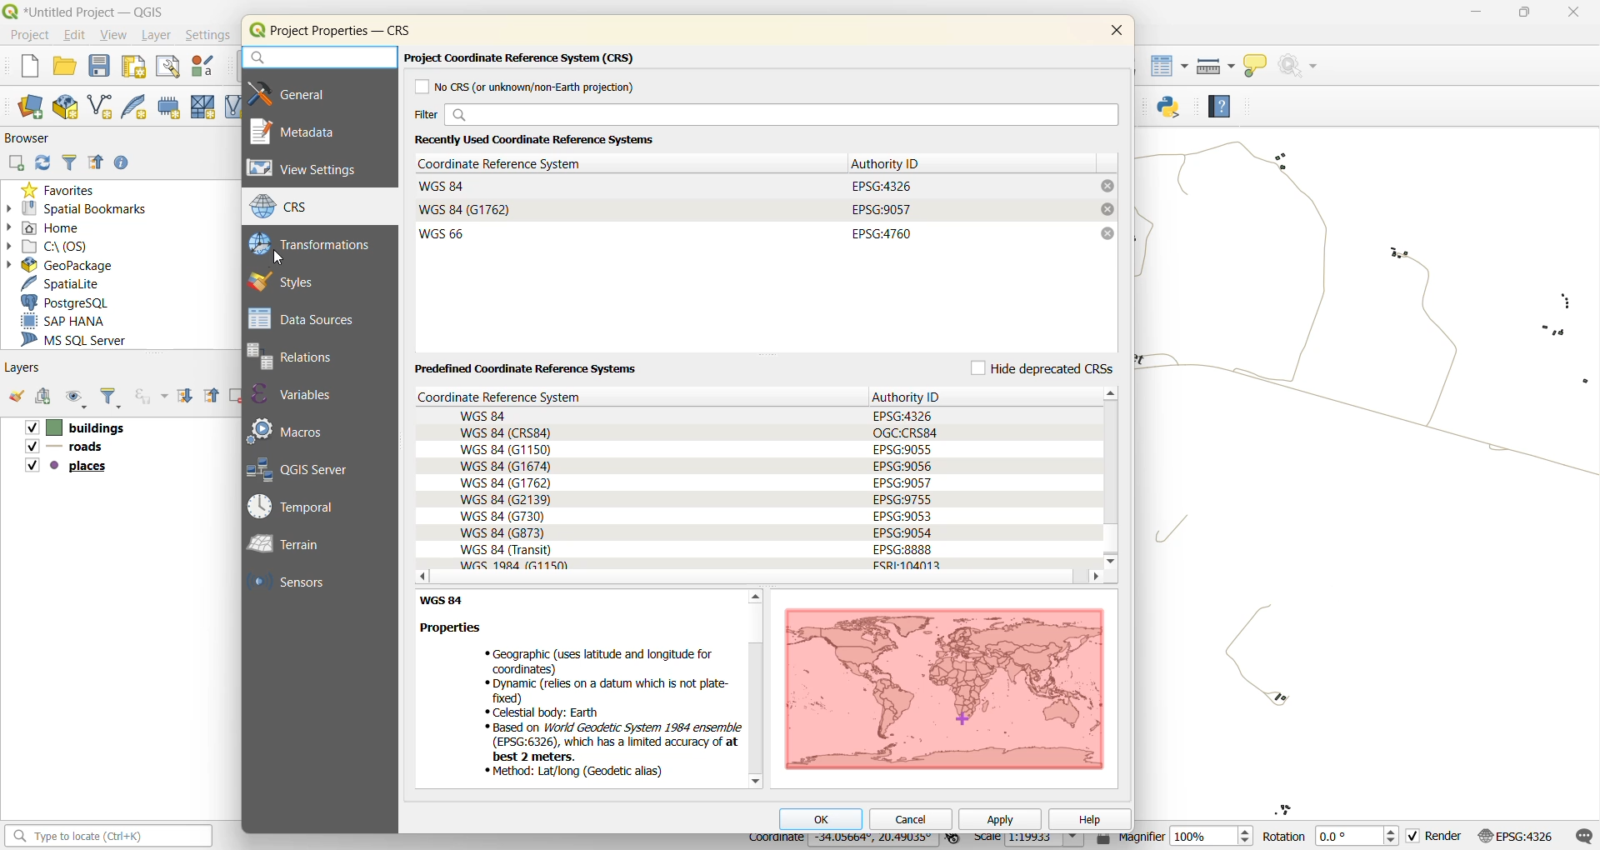 The image size is (1600, 850). I want to click on variables, so click(305, 395).